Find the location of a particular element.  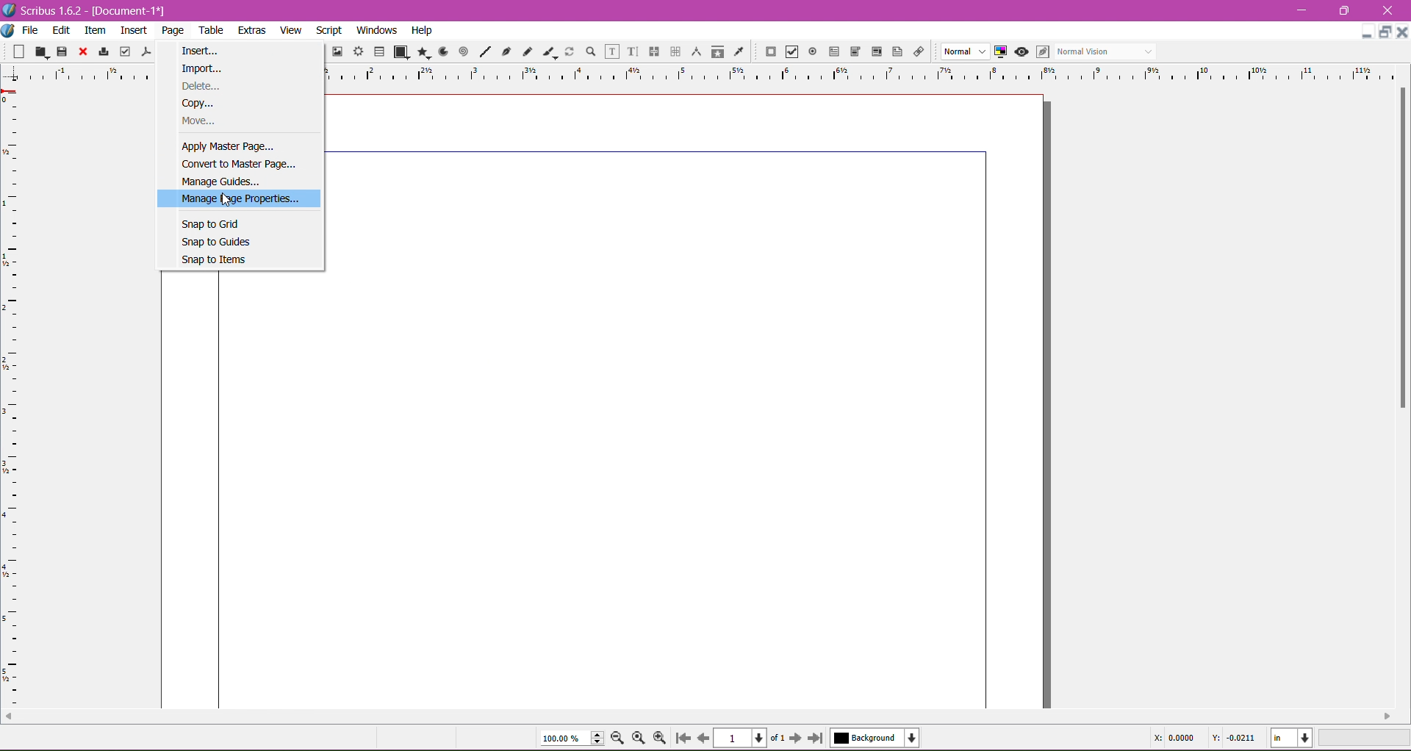

Calligraphic Line is located at coordinates (548, 51).